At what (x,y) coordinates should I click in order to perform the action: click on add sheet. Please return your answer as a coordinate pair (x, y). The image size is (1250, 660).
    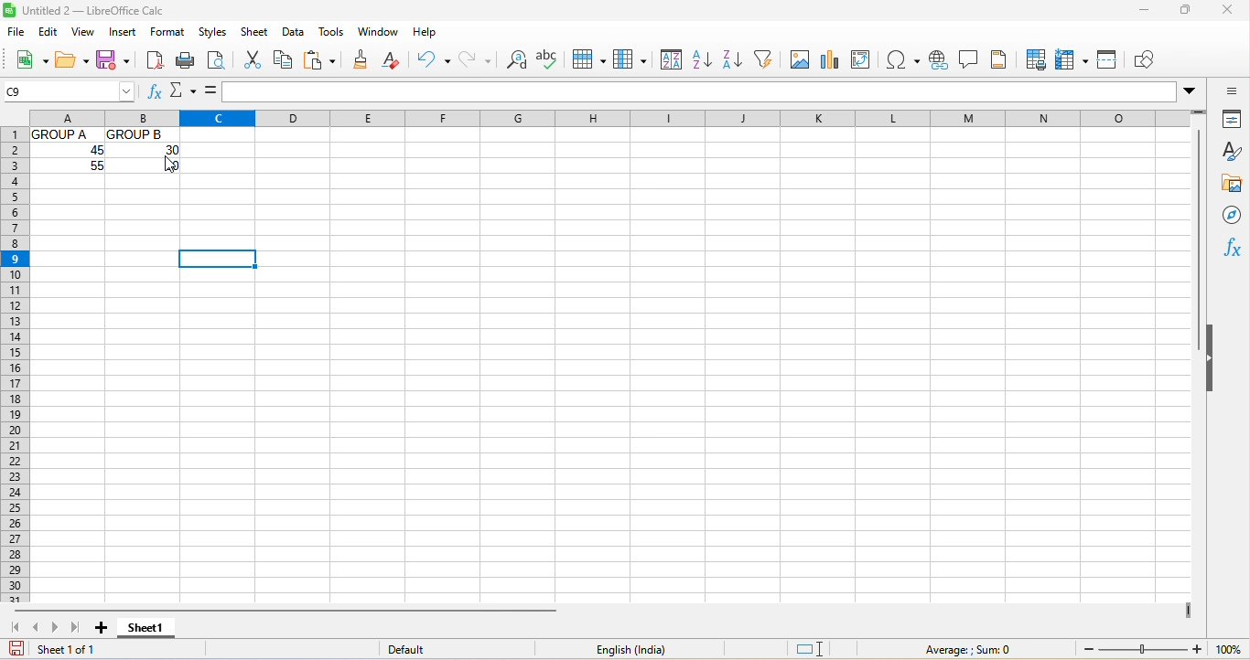
    Looking at the image, I should click on (102, 627).